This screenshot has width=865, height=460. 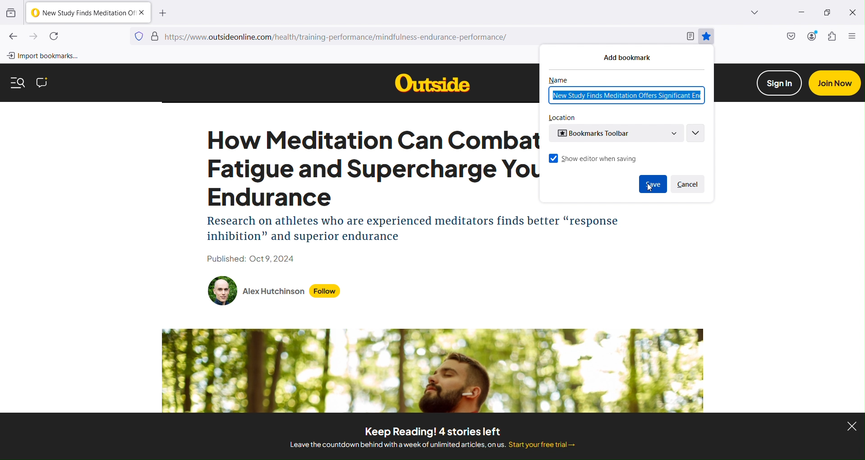 I want to click on Name, so click(x=558, y=80).